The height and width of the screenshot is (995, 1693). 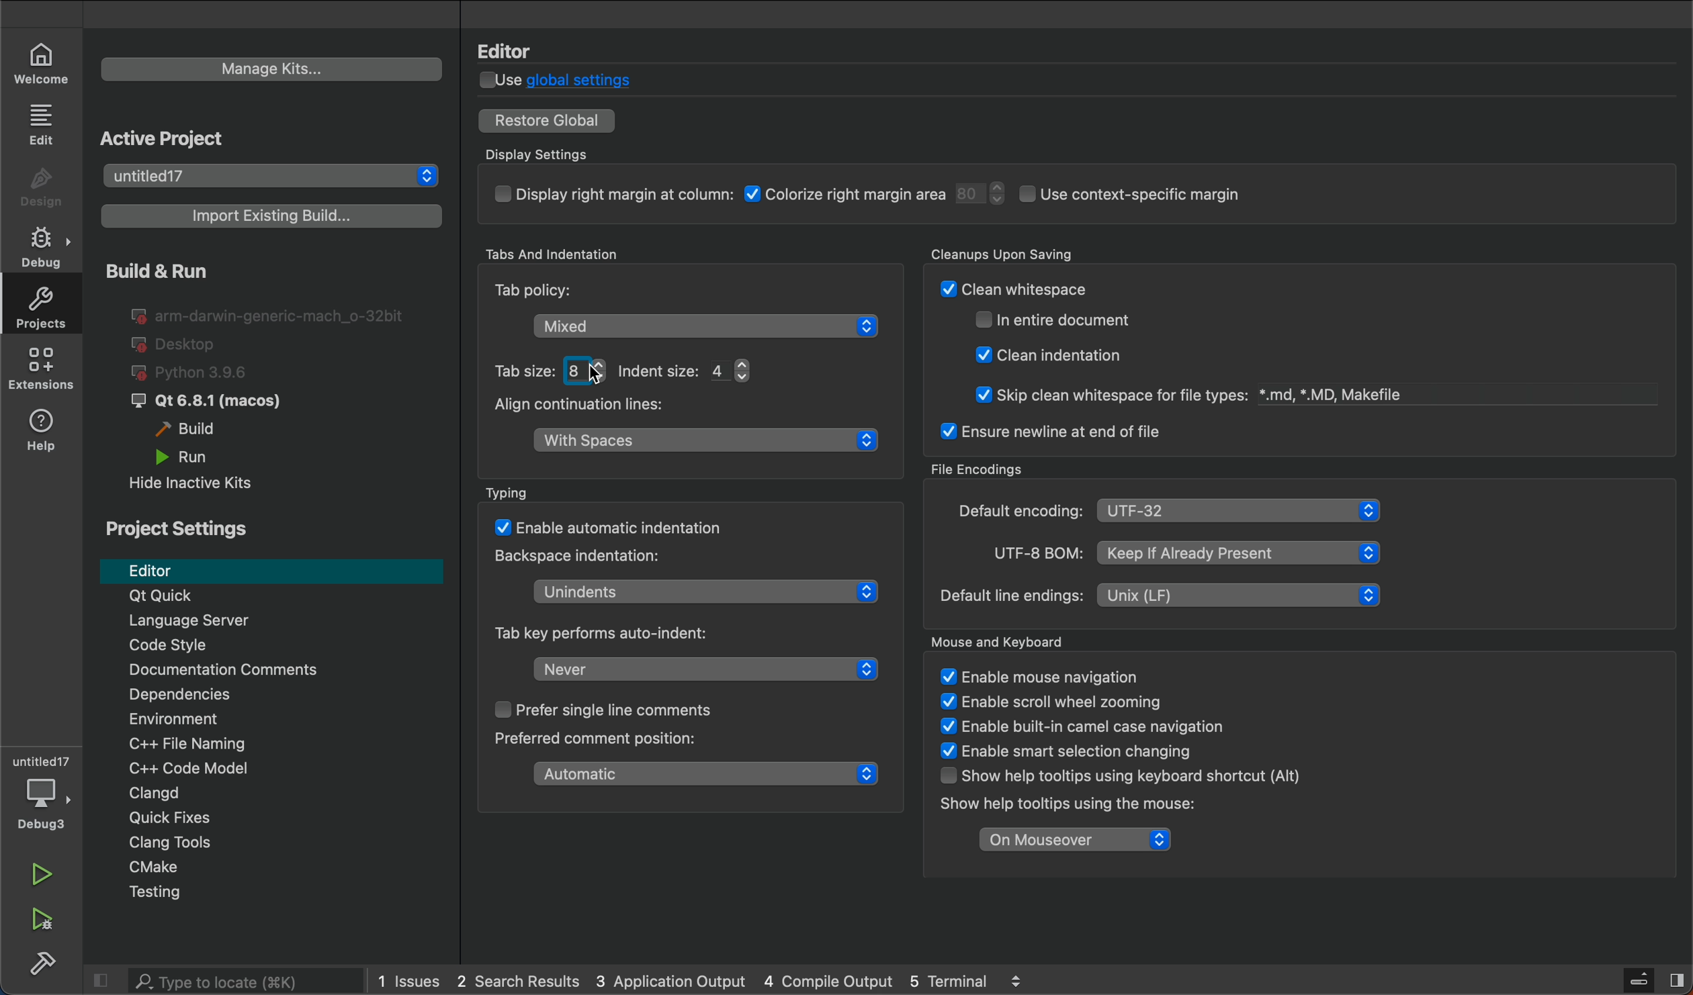 I want to click on issues, so click(x=411, y=980).